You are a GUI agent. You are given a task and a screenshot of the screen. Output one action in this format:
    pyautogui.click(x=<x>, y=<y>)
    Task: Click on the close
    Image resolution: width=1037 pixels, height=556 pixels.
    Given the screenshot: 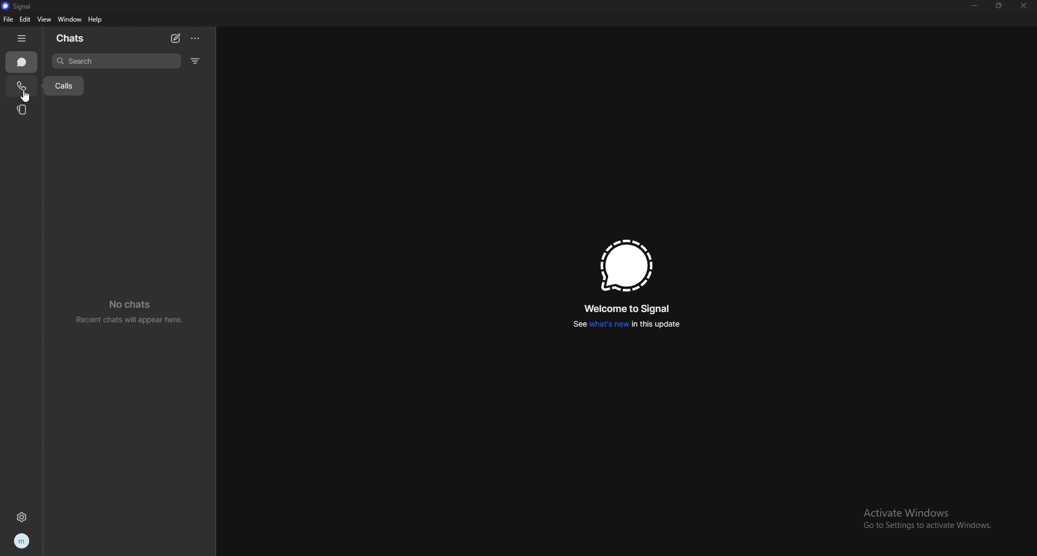 What is the action you would take?
    pyautogui.click(x=1025, y=6)
    